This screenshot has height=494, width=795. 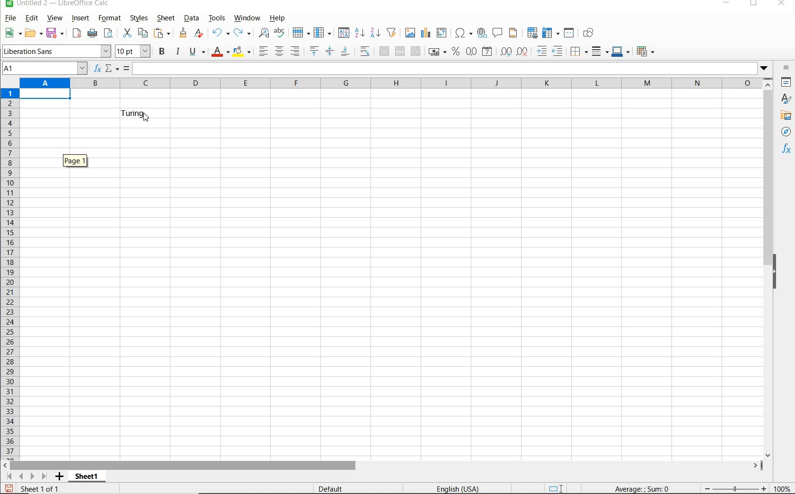 I want to click on COLUMNS, so click(x=389, y=82).